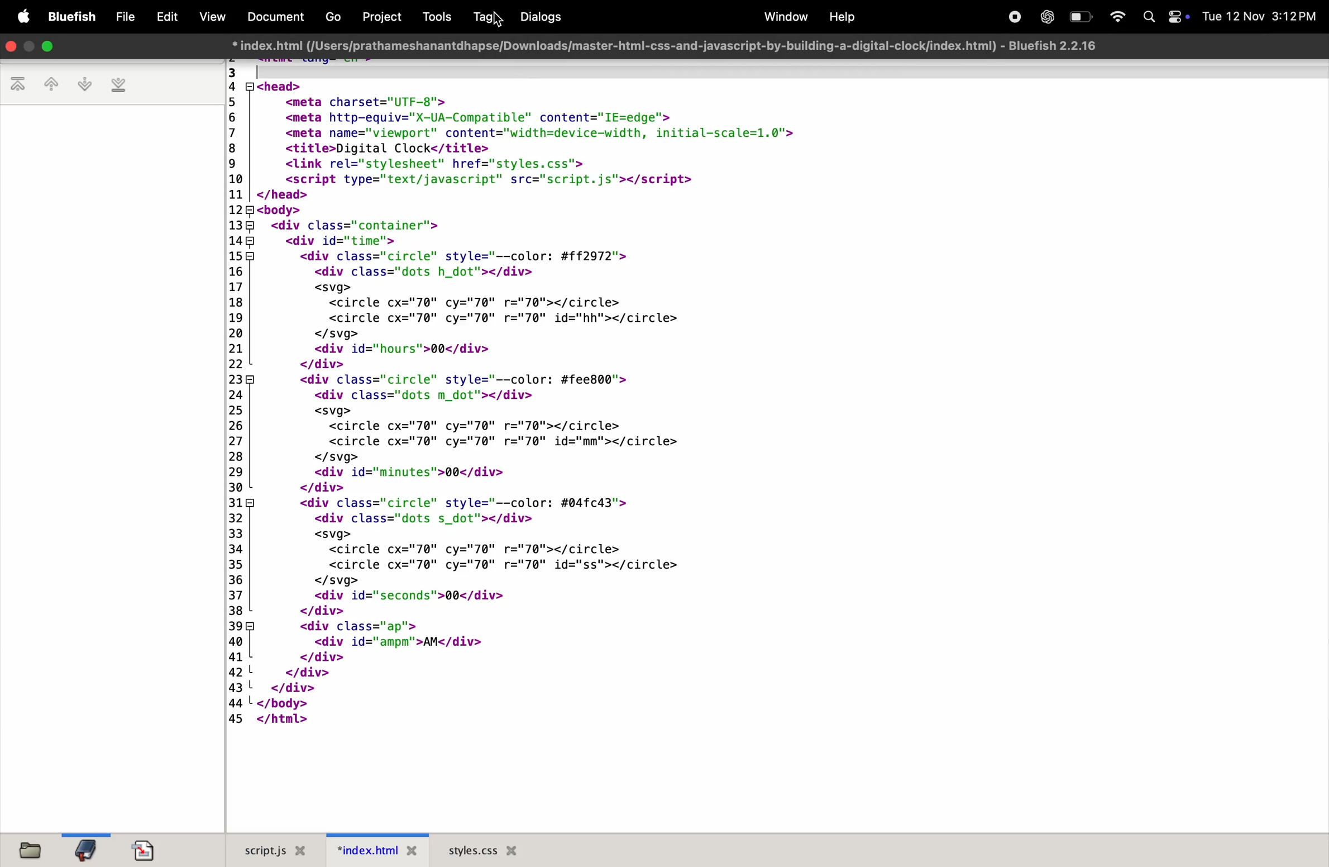 Image resolution: width=1329 pixels, height=867 pixels. Describe the element at coordinates (1165, 17) in the screenshot. I see `apple widgets` at that location.